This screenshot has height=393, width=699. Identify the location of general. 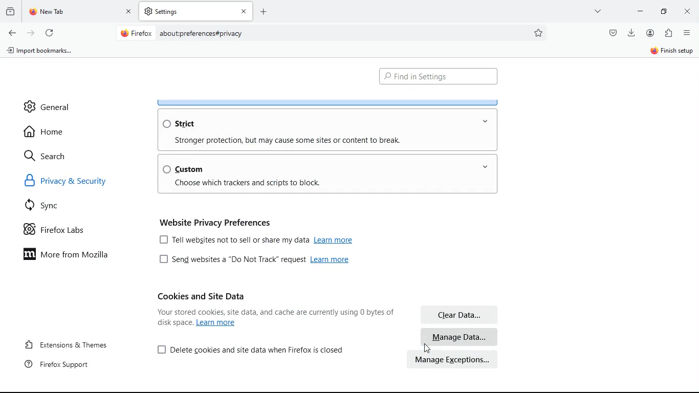
(48, 103).